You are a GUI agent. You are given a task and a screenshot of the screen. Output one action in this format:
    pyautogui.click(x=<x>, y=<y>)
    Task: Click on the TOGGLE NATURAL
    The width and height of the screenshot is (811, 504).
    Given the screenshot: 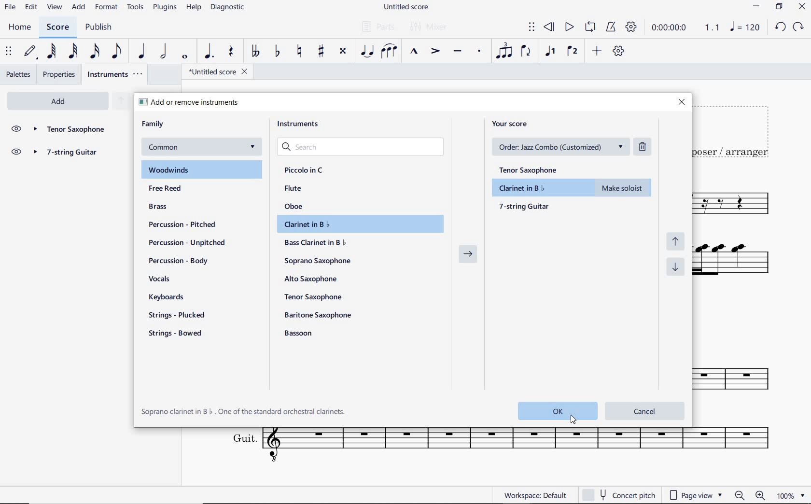 What is the action you would take?
    pyautogui.click(x=300, y=52)
    